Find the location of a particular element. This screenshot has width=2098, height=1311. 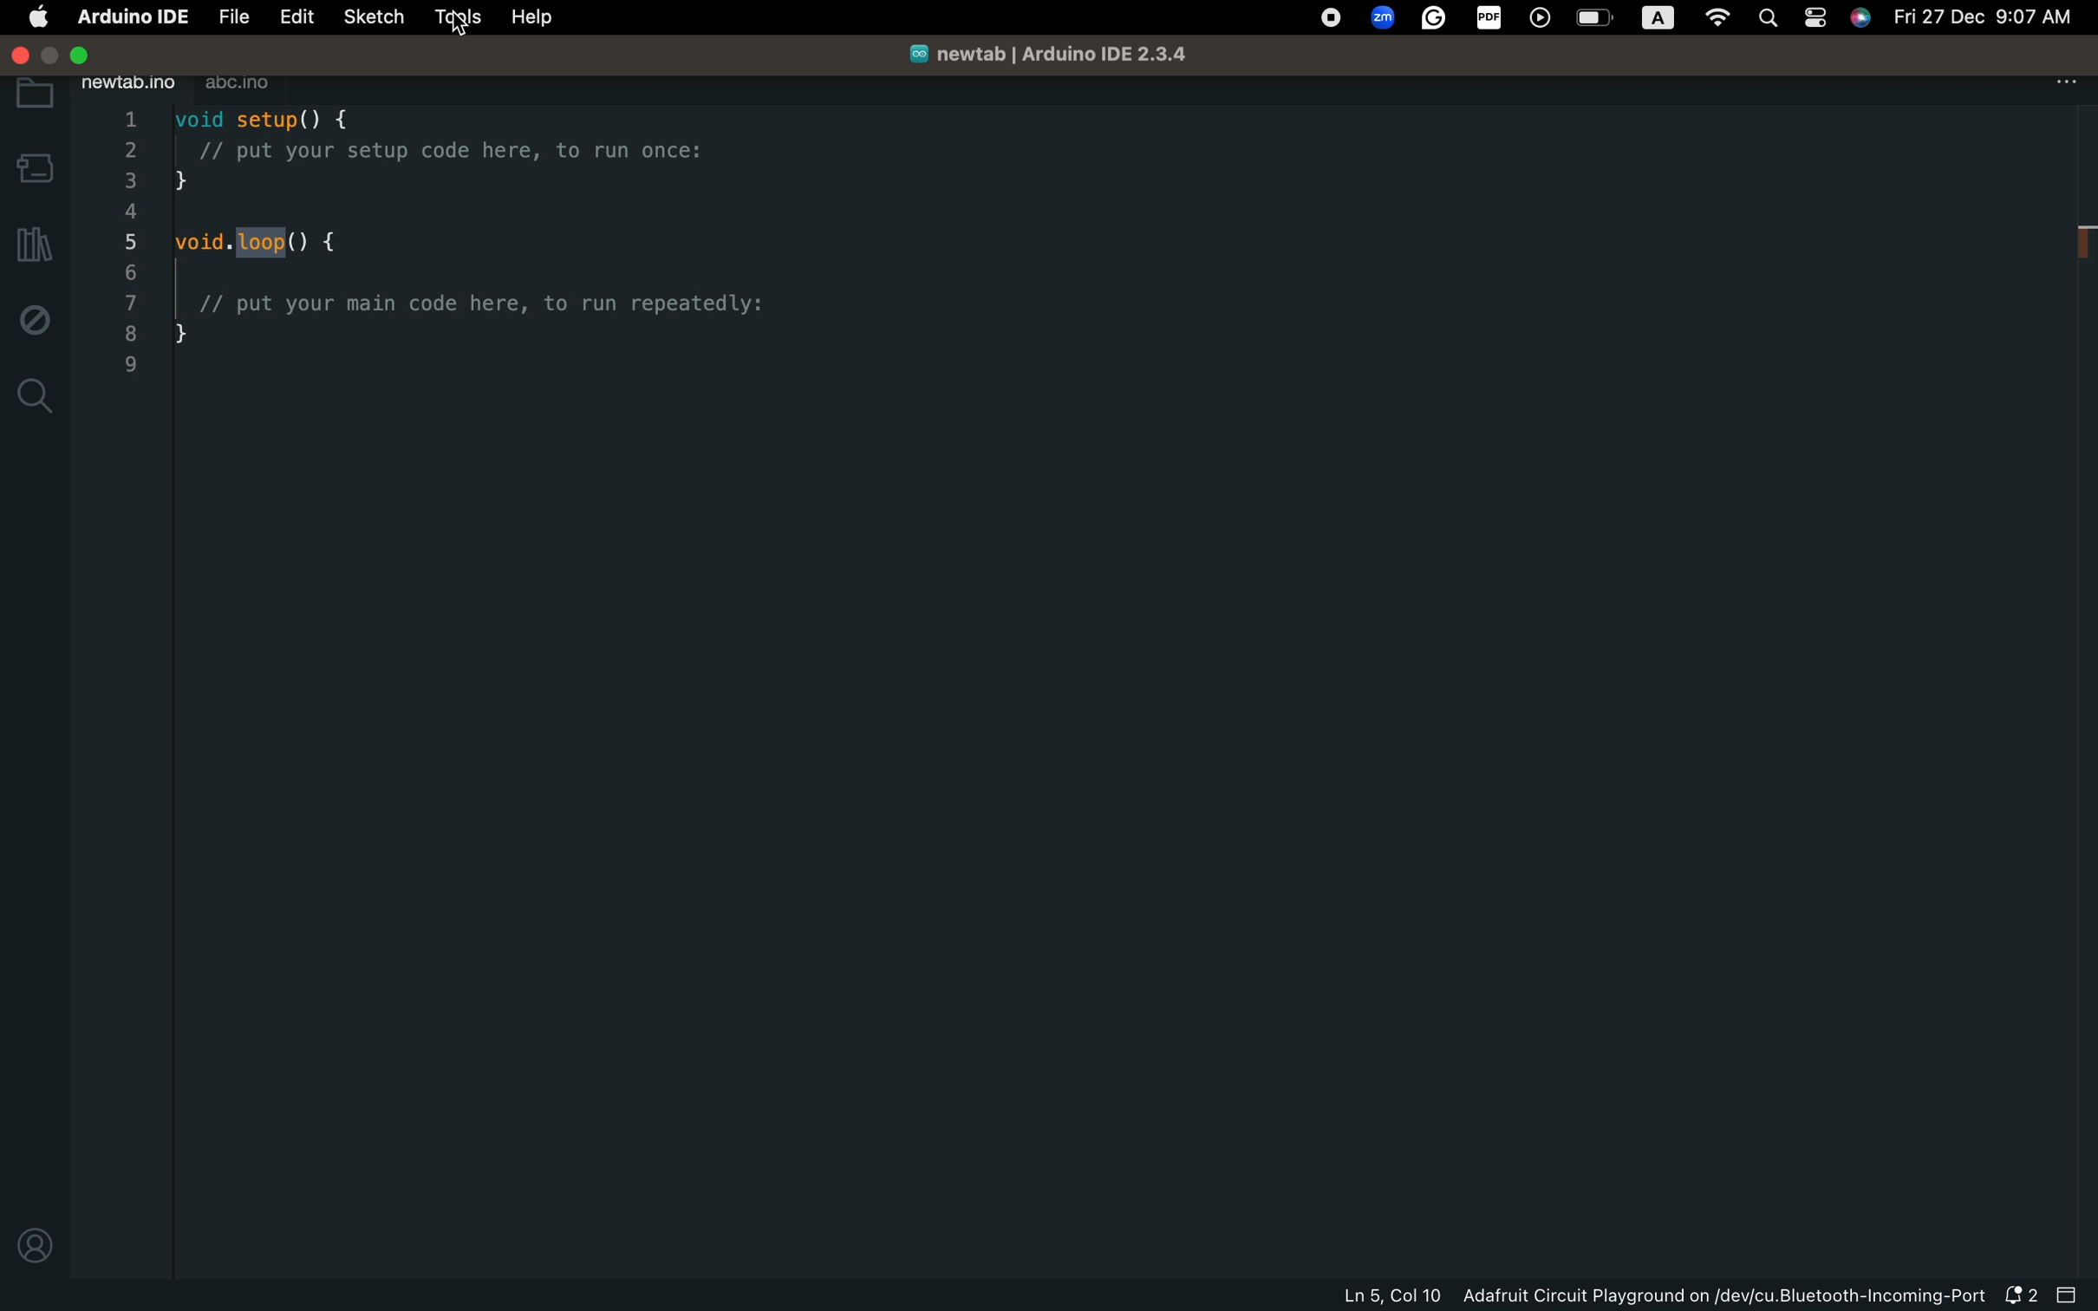

newtab | Arduino IDE 2.3.4 is located at coordinates (1058, 55).